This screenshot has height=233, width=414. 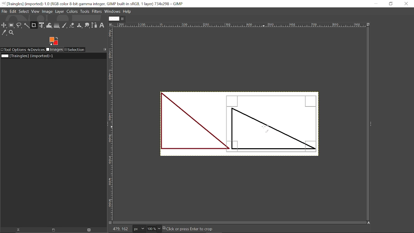 What do you see at coordinates (54, 50) in the screenshot?
I see `Images` at bounding box center [54, 50].